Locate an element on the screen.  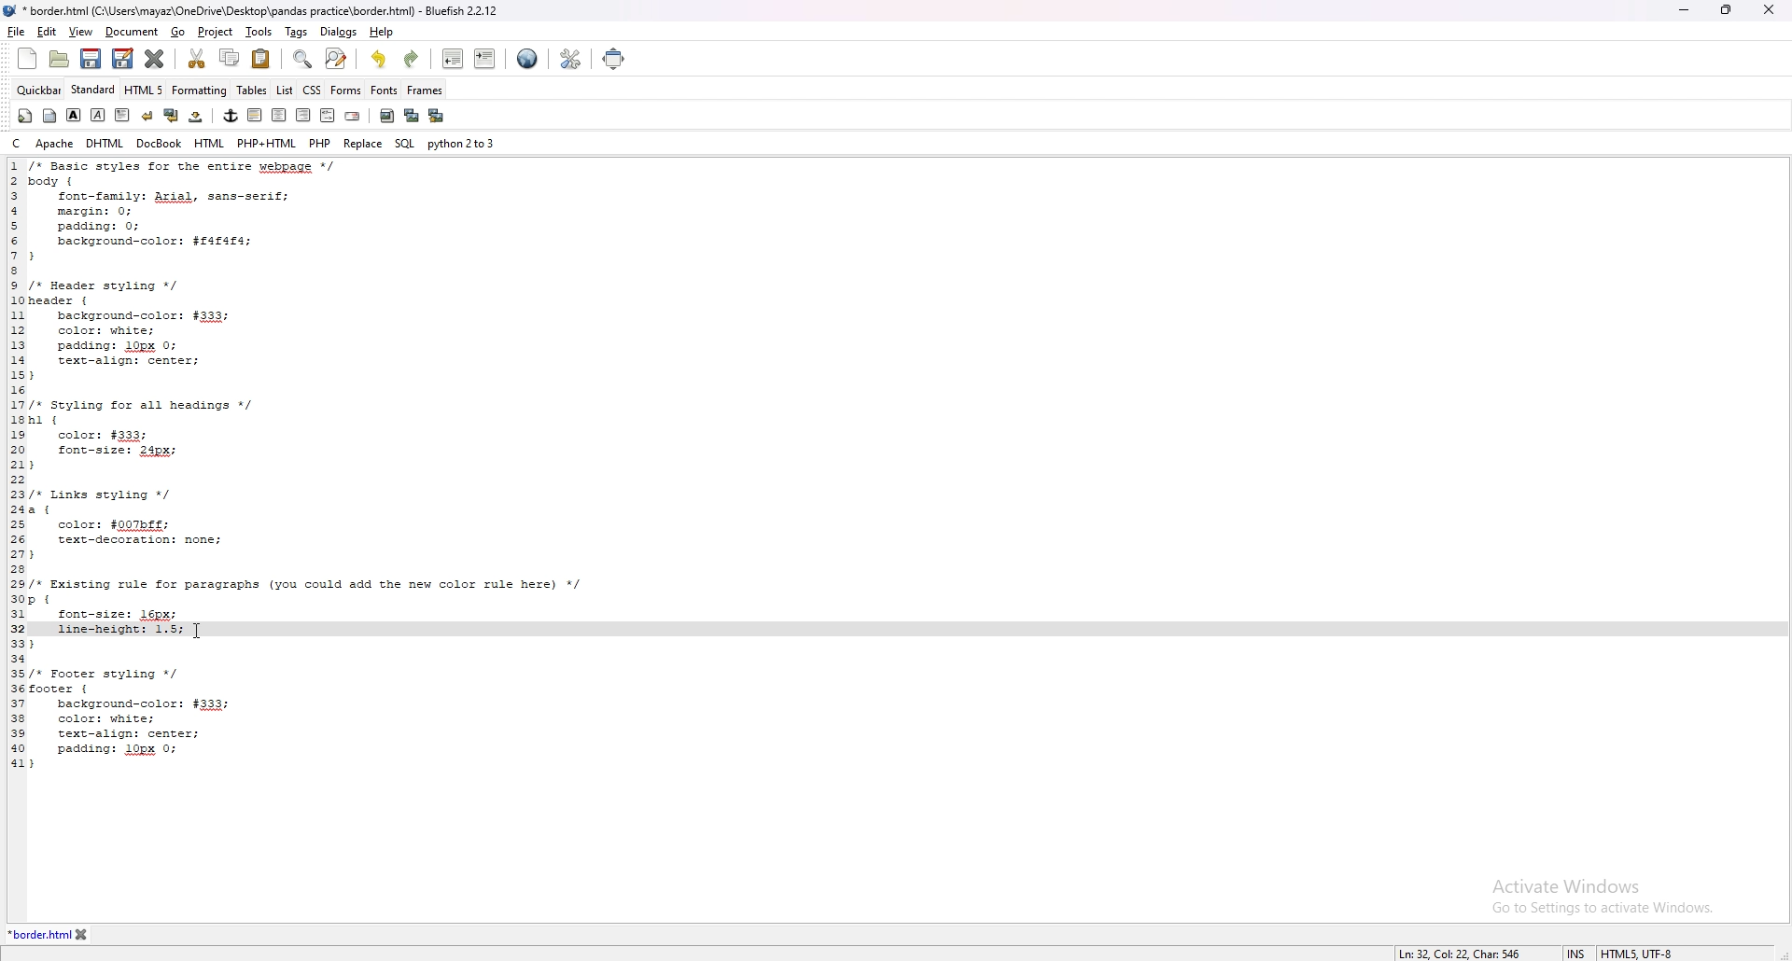
non breaking space is located at coordinates (198, 116).